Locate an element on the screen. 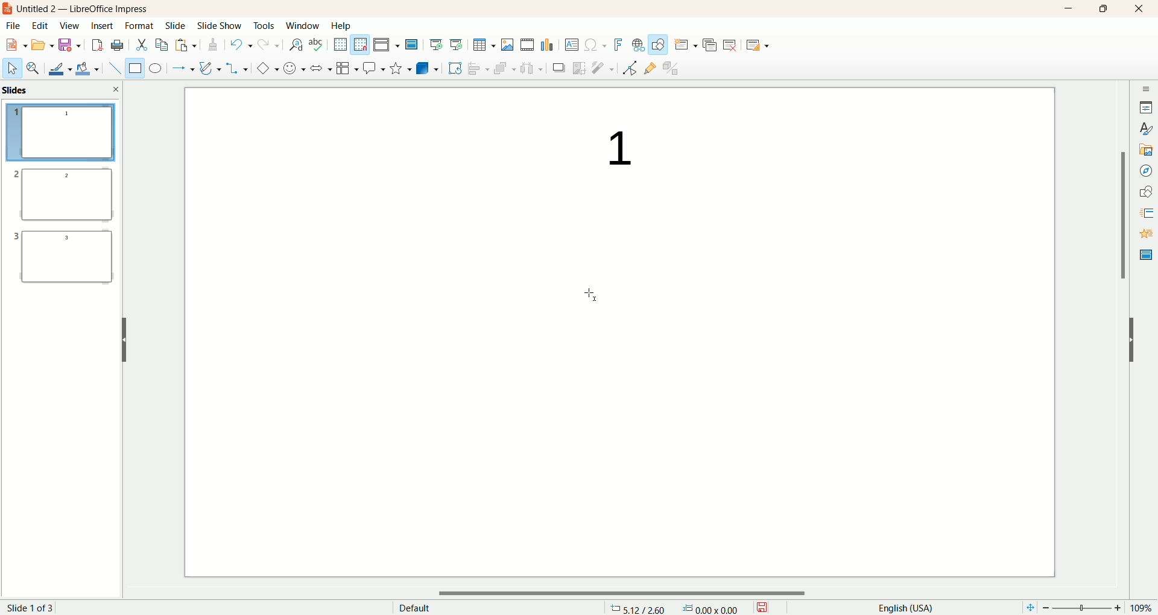 The width and height of the screenshot is (1158, 615). horizontal scroll bar is located at coordinates (627, 594).